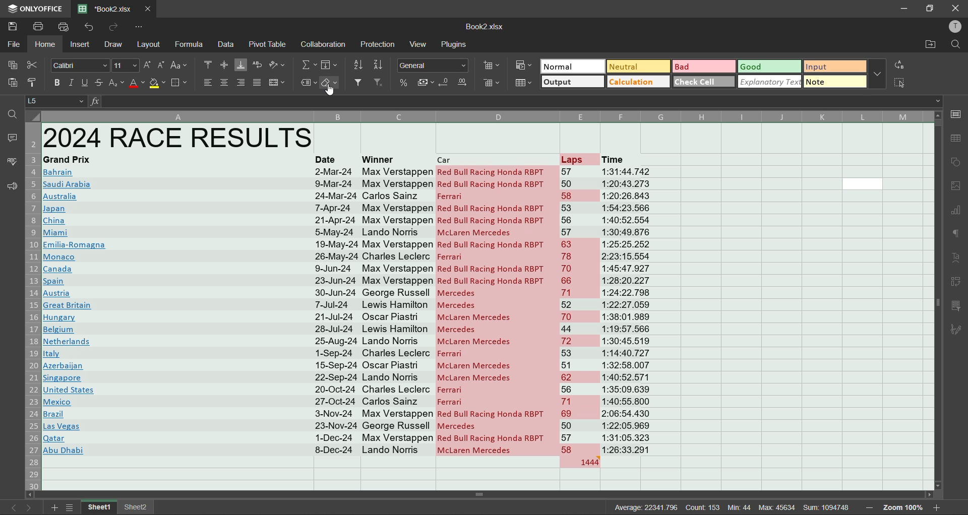 This screenshot has width=968, height=515. I want to click on align top, so click(208, 65).